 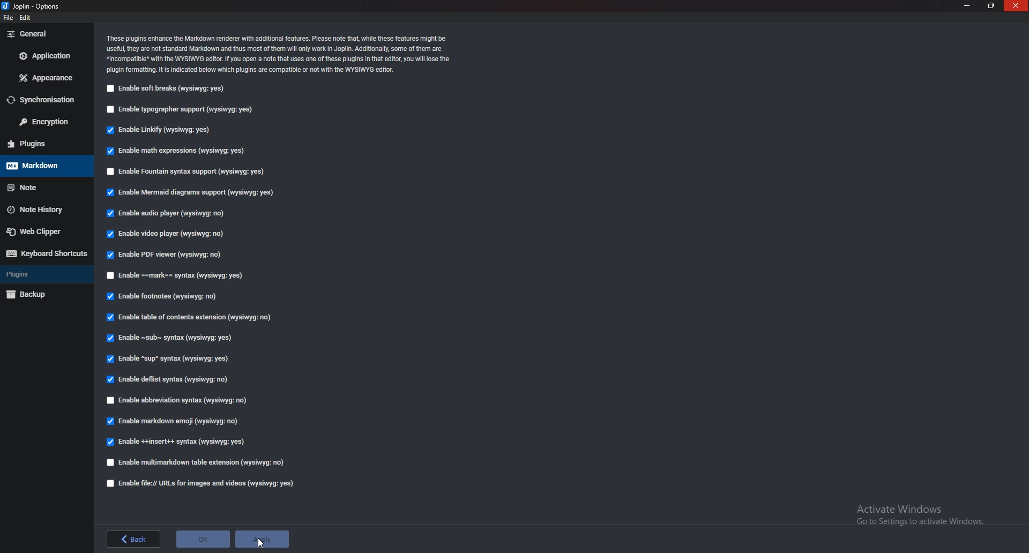 I want to click on enable insert syntax, so click(x=176, y=442).